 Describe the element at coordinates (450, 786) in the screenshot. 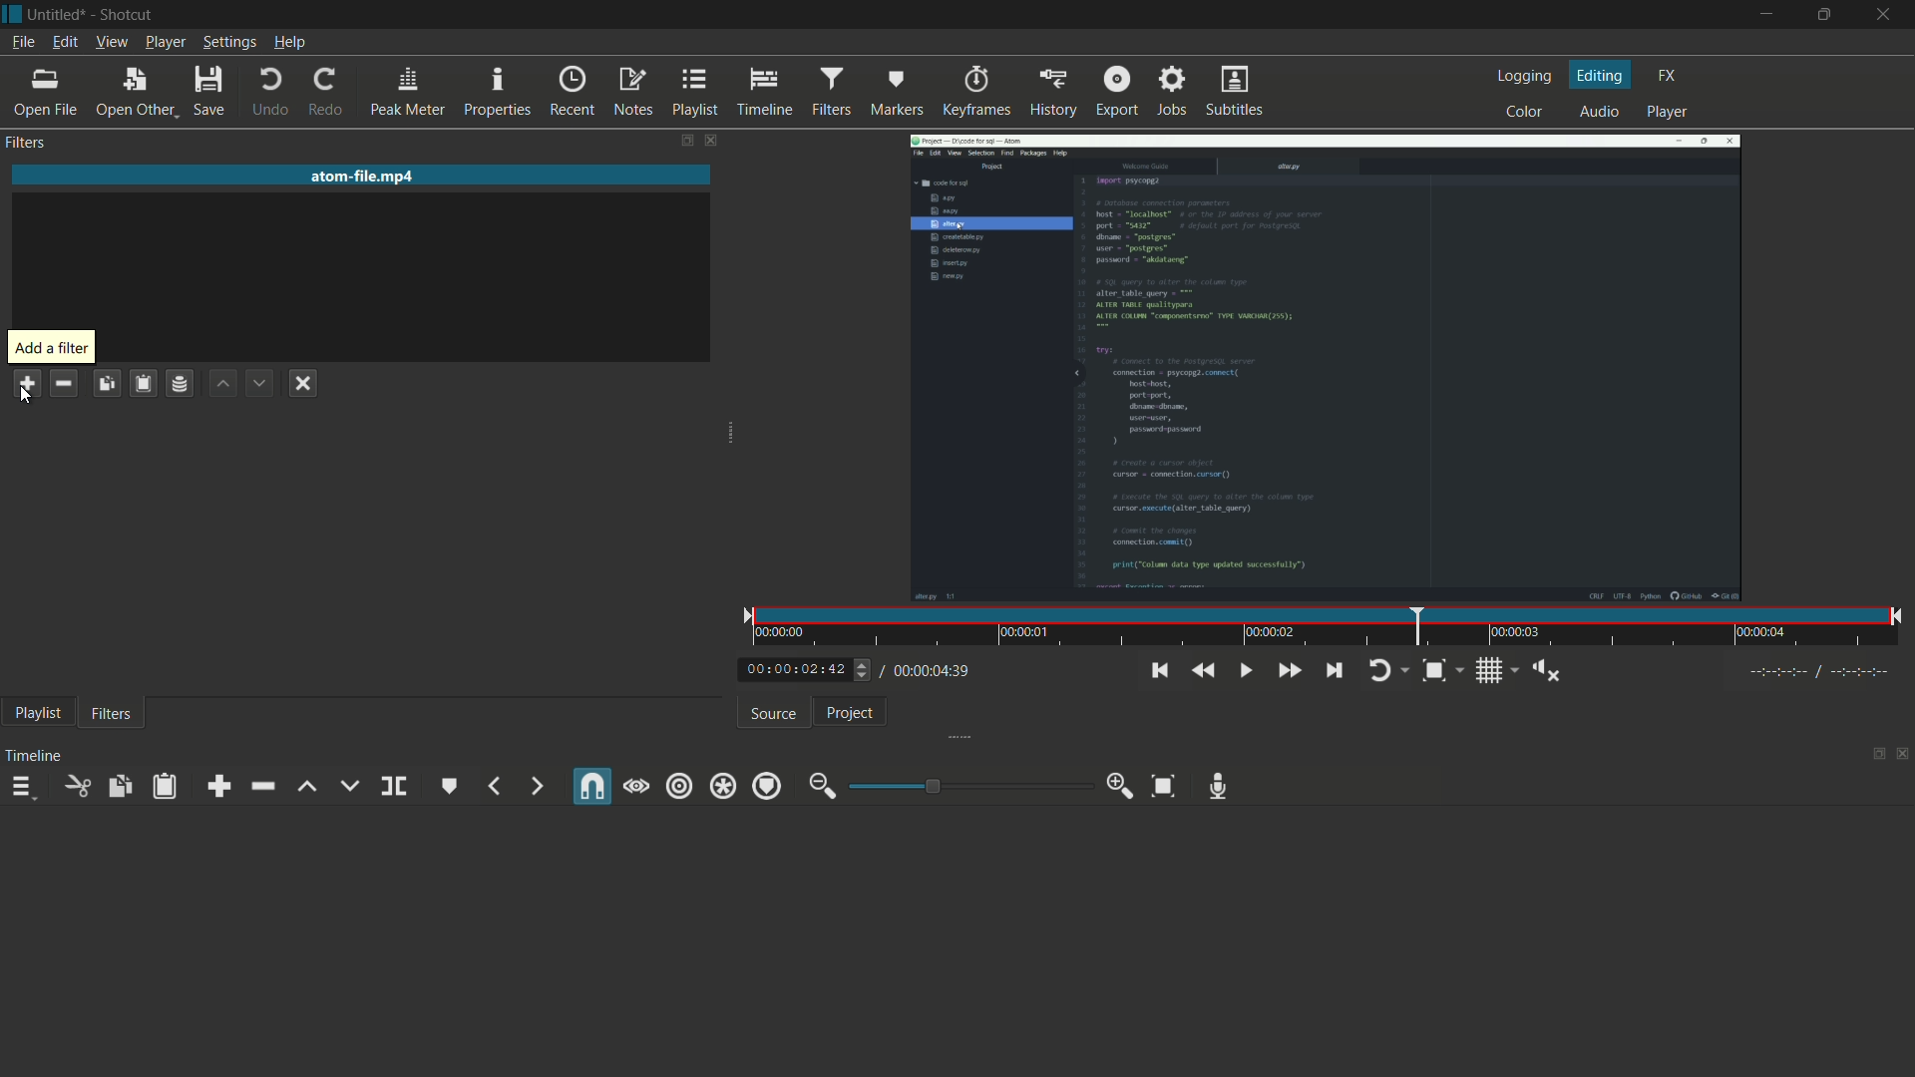

I see `create or edit marker` at that location.